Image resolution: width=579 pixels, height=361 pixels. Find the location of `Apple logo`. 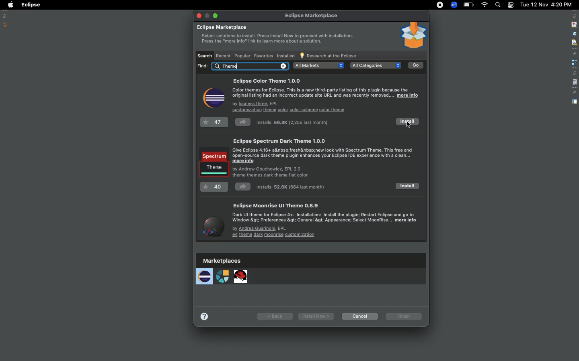

Apple logo is located at coordinates (10, 5).